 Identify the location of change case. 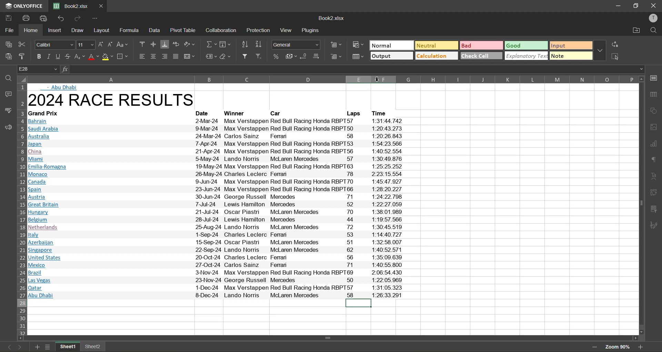
(122, 44).